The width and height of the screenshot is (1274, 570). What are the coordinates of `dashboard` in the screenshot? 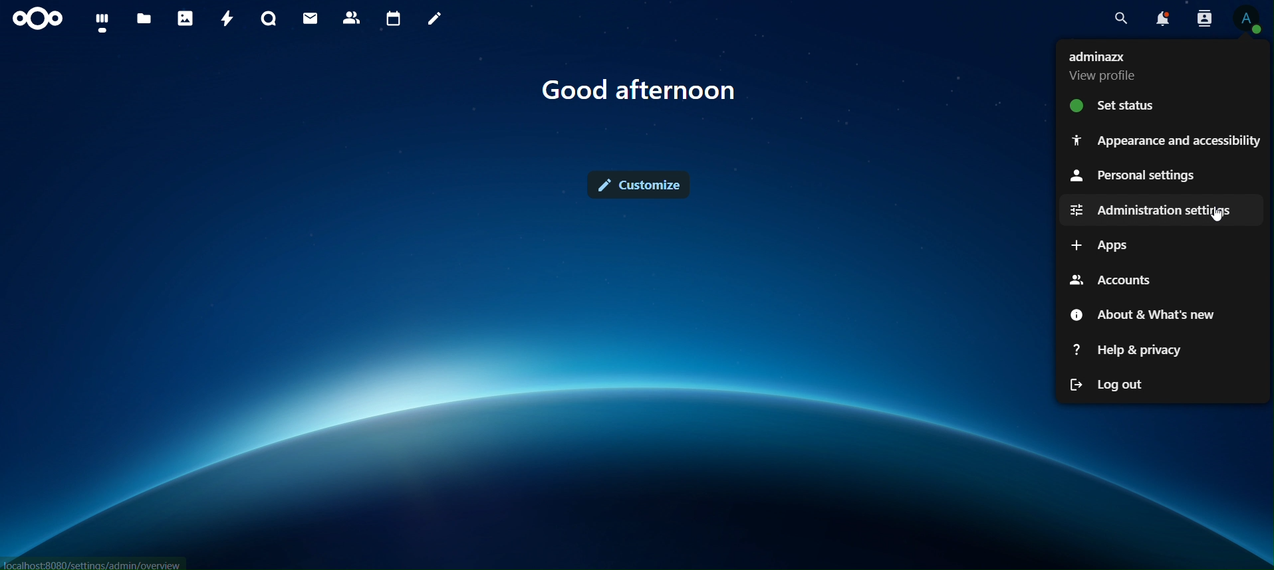 It's located at (102, 22).